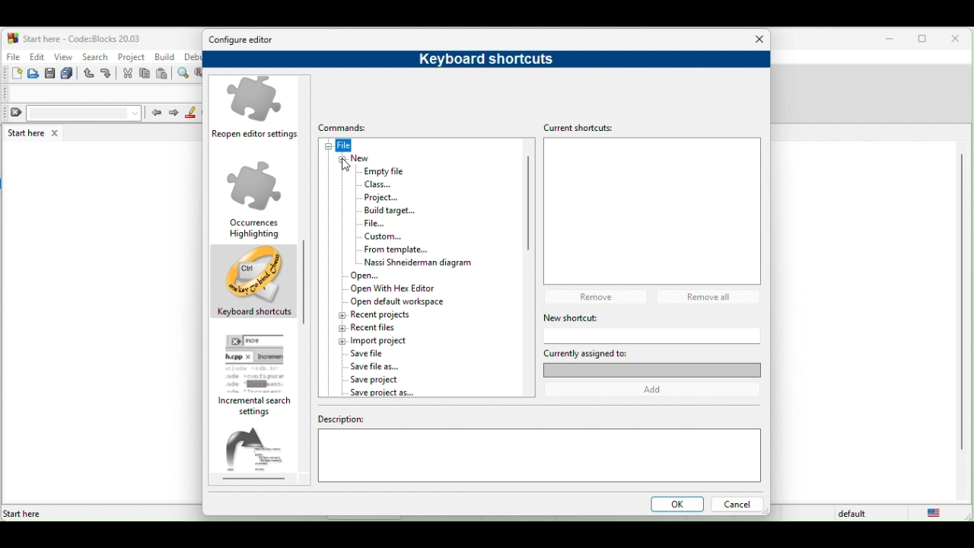 The height and width of the screenshot is (548, 974). What do you see at coordinates (260, 454) in the screenshot?
I see `abbreviations` at bounding box center [260, 454].